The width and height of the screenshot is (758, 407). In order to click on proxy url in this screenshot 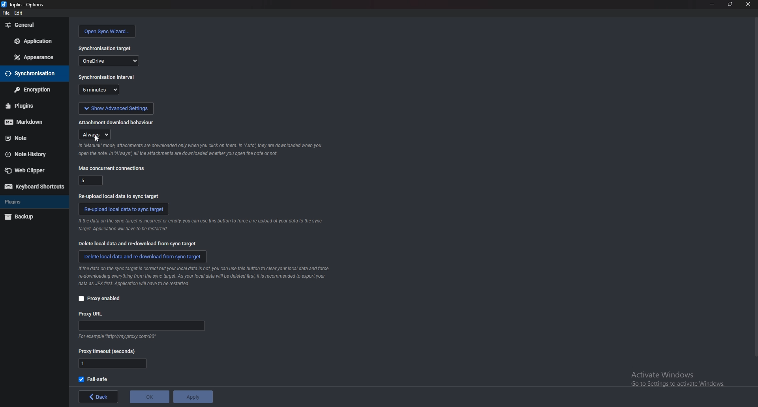, I will do `click(91, 314)`.